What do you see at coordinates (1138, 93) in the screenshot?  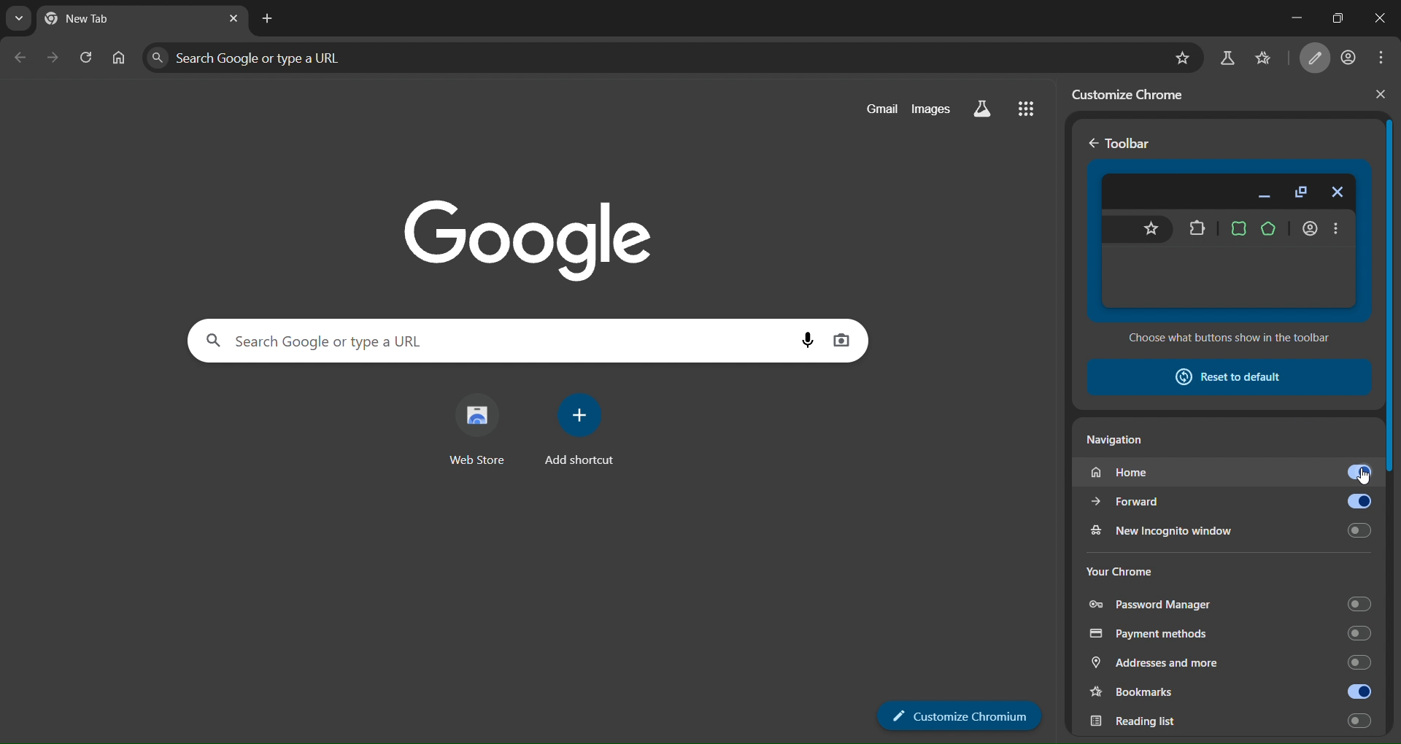 I see `customize chrome` at bounding box center [1138, 93].